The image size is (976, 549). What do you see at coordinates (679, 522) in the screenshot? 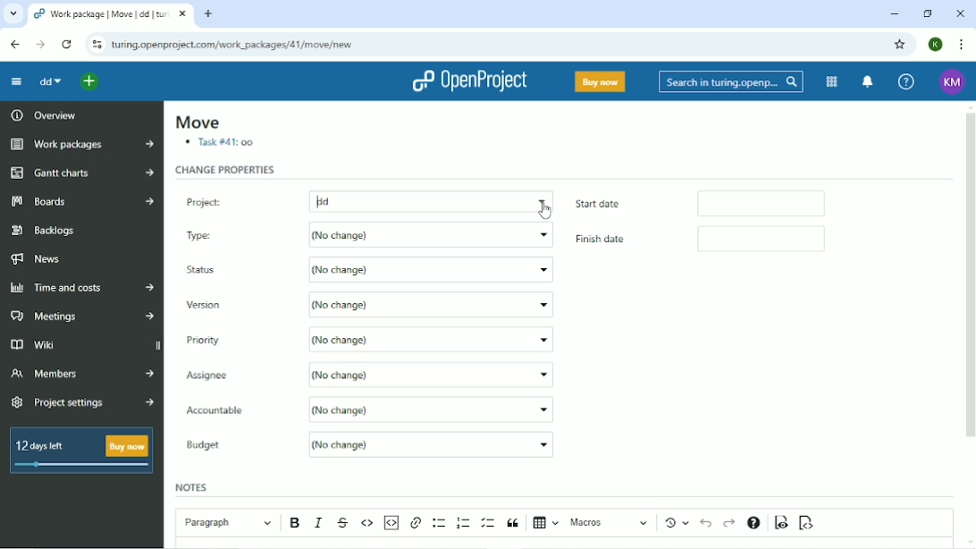
I see `Show local modifications` at bounding box center [679, 522].